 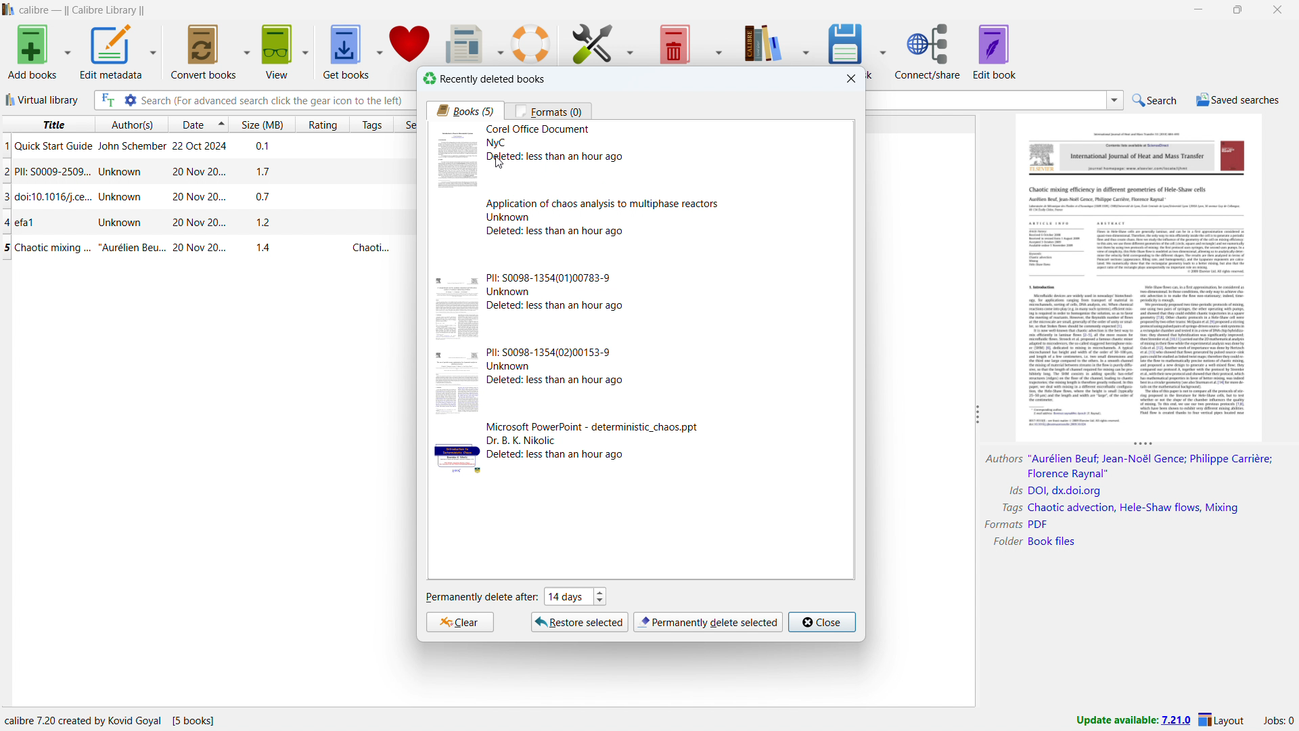 I want to click on enter search string, so click(x=276, y=100).